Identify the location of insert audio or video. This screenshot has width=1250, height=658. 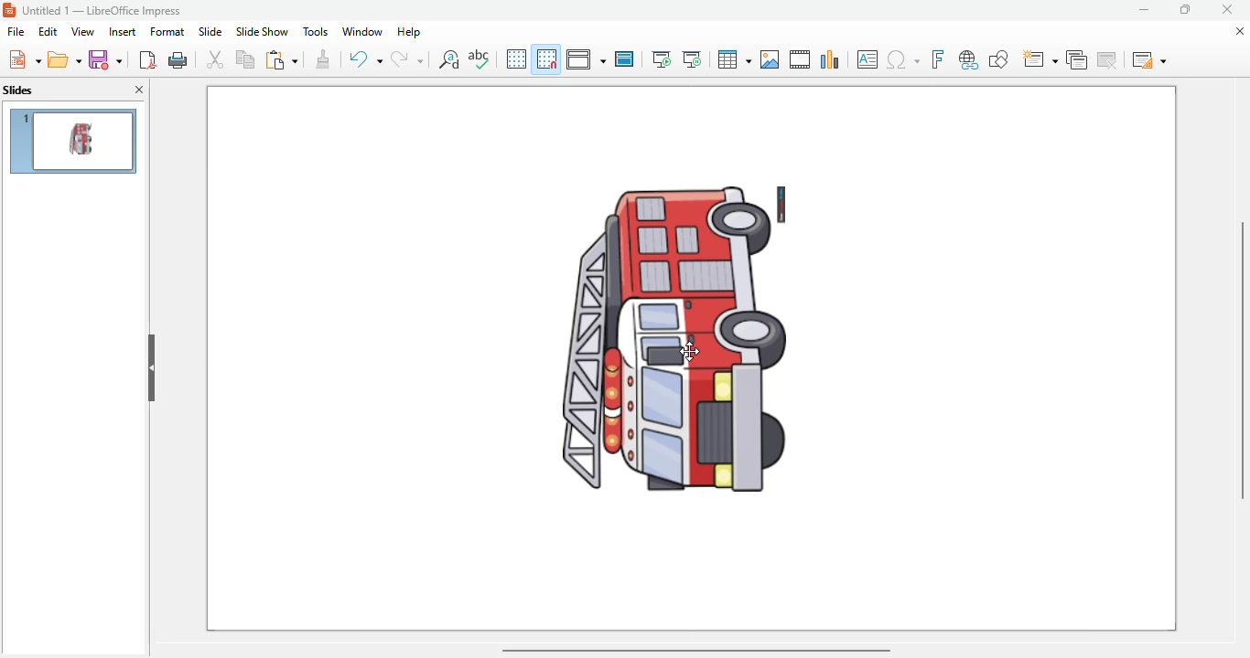
(800, 59).